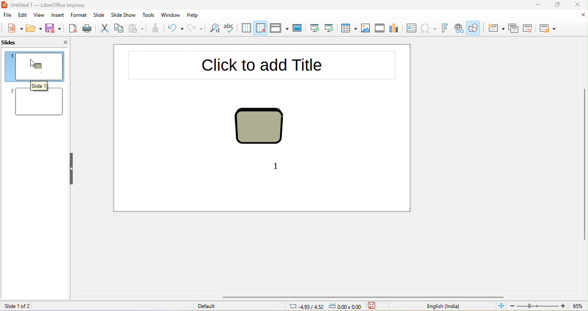  Describe the element at coordinates (394, 28) in the screenshot. I see `chat` at that location.